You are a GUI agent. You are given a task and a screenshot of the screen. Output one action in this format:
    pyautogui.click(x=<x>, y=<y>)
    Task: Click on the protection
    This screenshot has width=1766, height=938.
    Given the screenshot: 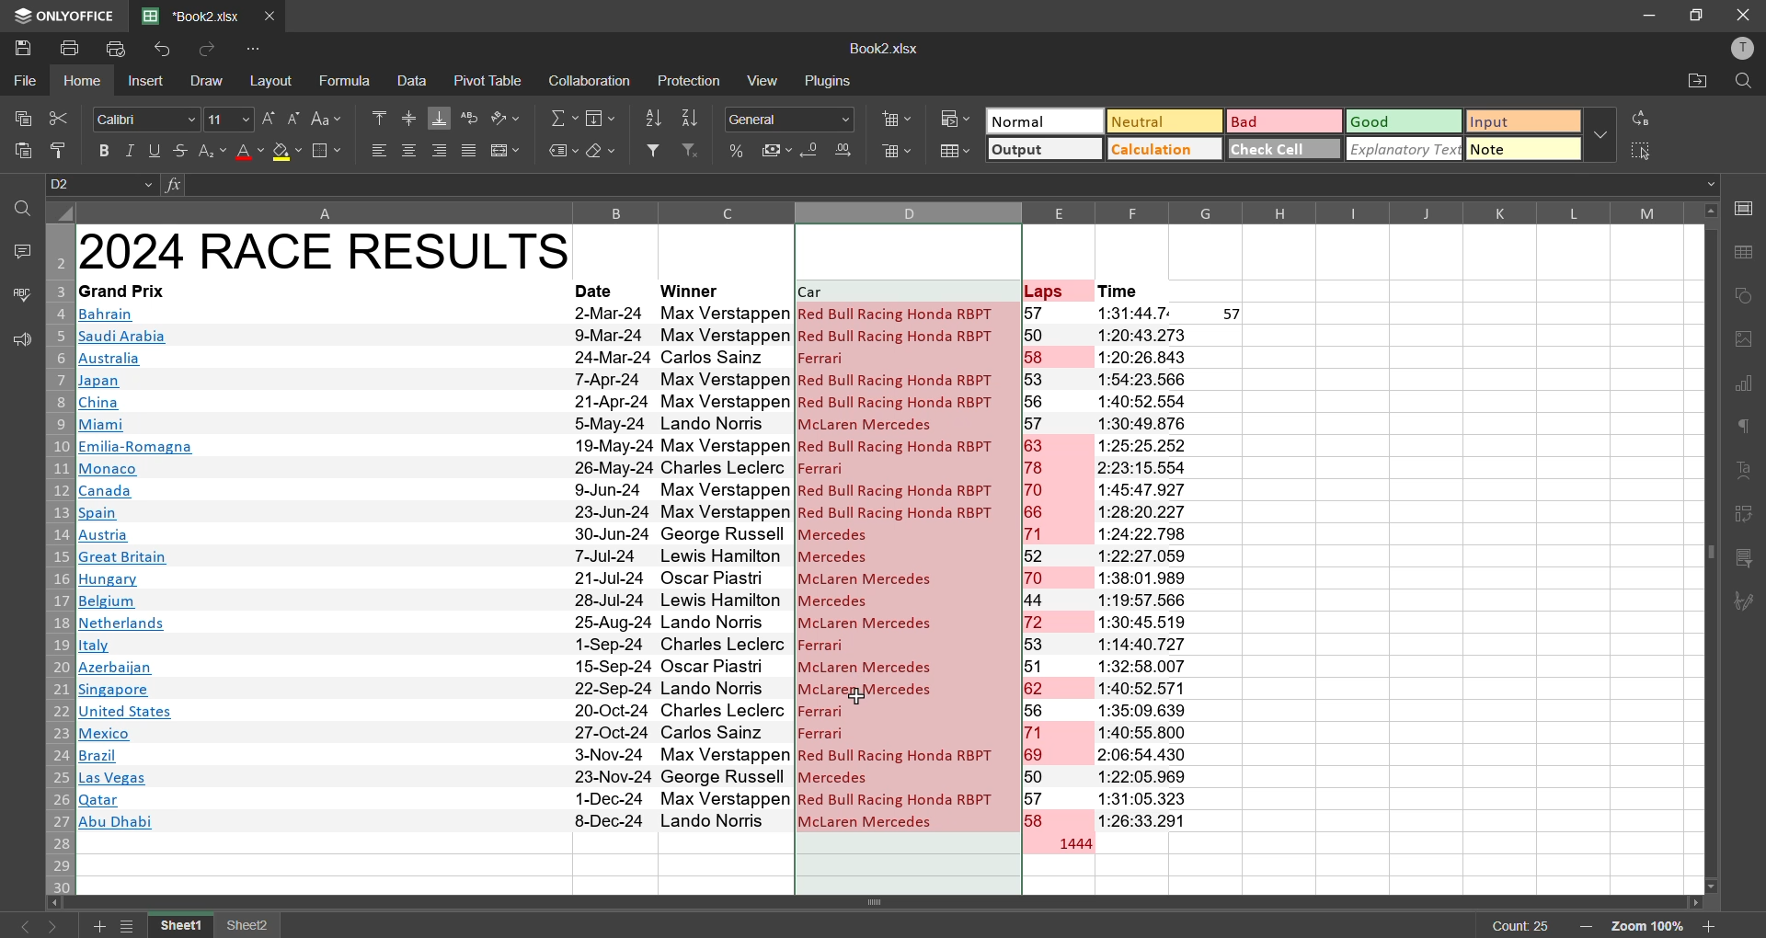 What is the action you would take?
    pyautogui.click(x=692, y=83)
    